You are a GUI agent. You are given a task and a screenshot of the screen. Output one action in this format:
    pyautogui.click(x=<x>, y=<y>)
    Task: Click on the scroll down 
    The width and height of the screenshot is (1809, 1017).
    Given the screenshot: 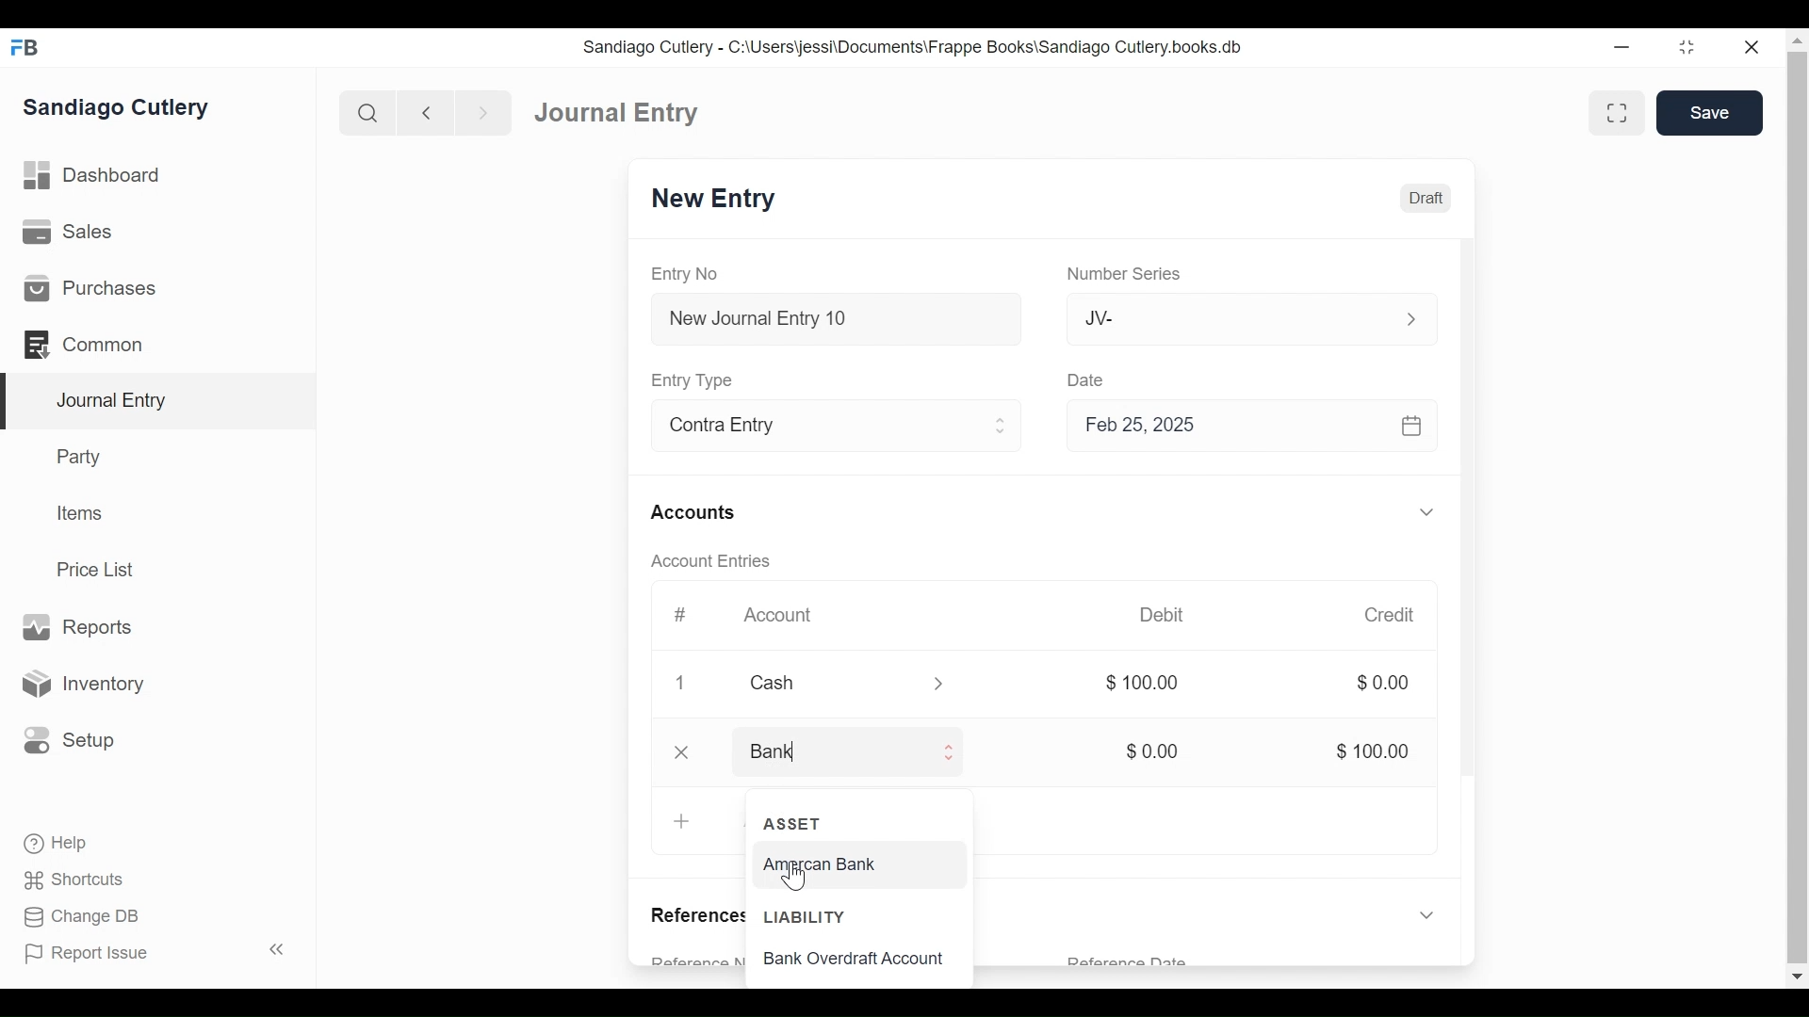 What is the action you would take?
    pyautogui.click(x=1798, y=974)
    